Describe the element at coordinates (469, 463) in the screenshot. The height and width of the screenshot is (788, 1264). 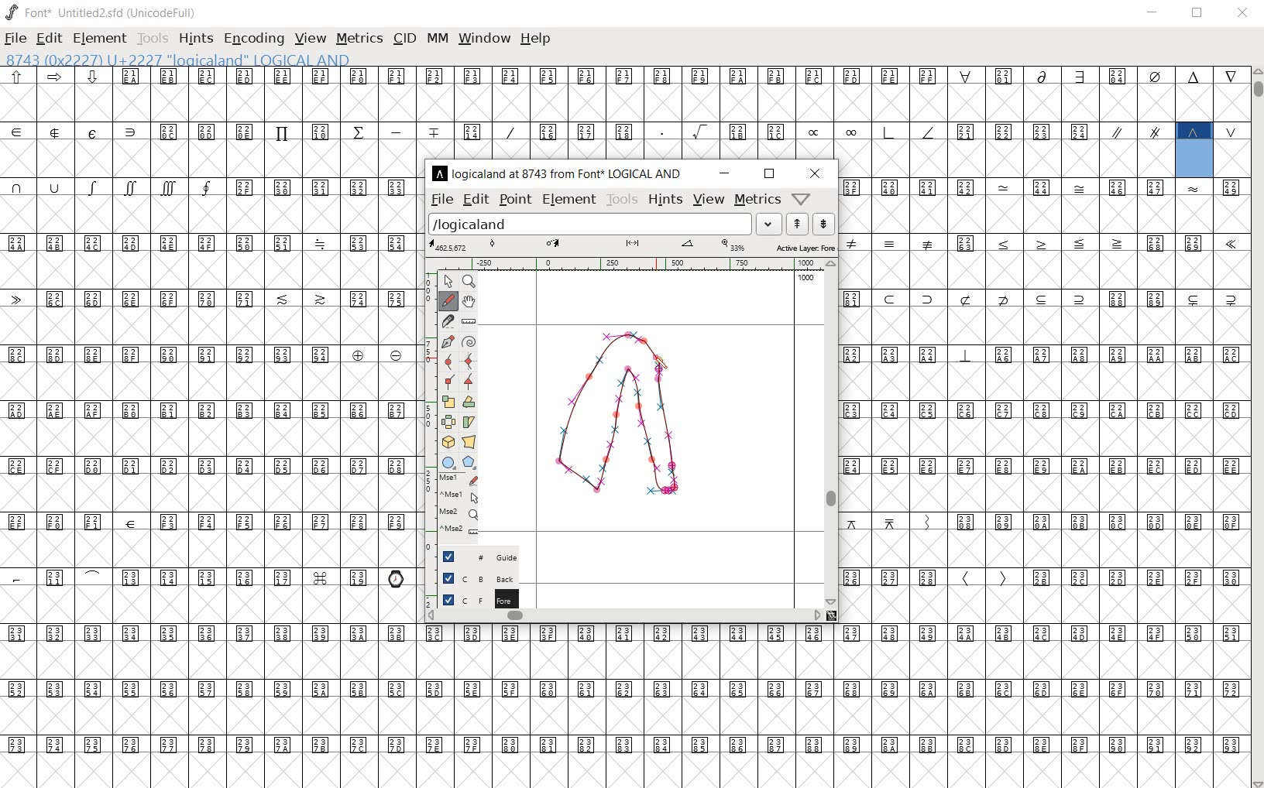
I see `polygon or star` at that location.